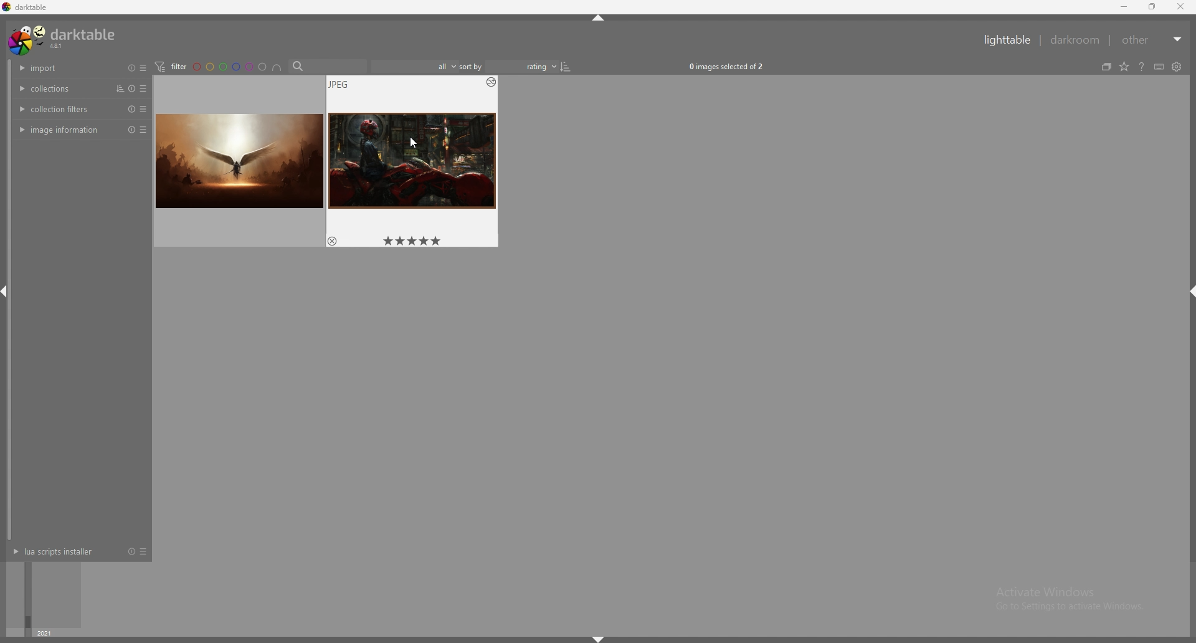 Image resolution: width=1196 pixels, height=643 pixels. What do you see at coordinates (144, 551) in the screenshot?
I see `presets` at bounding box center [144, 551].